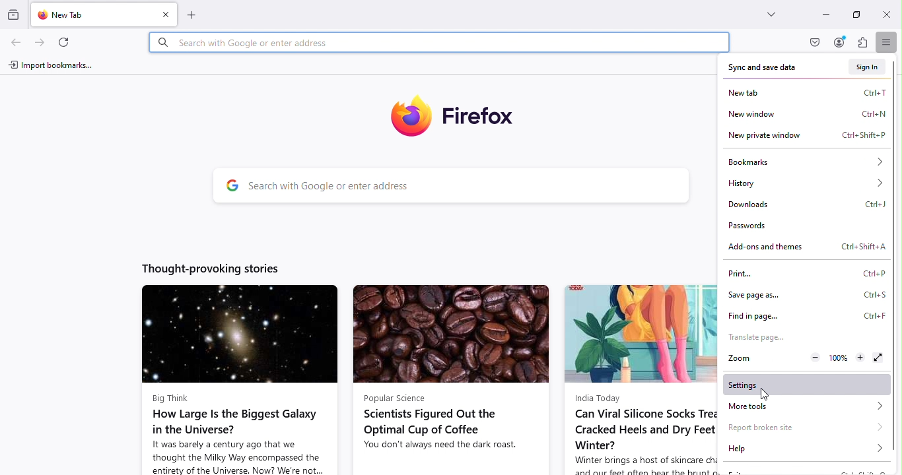 This screenshot has width=902, height=475. What do you see at coordinates (876, 358) in the screenshot?
I see `Display window in full screen` at bounding box center [876, 358].